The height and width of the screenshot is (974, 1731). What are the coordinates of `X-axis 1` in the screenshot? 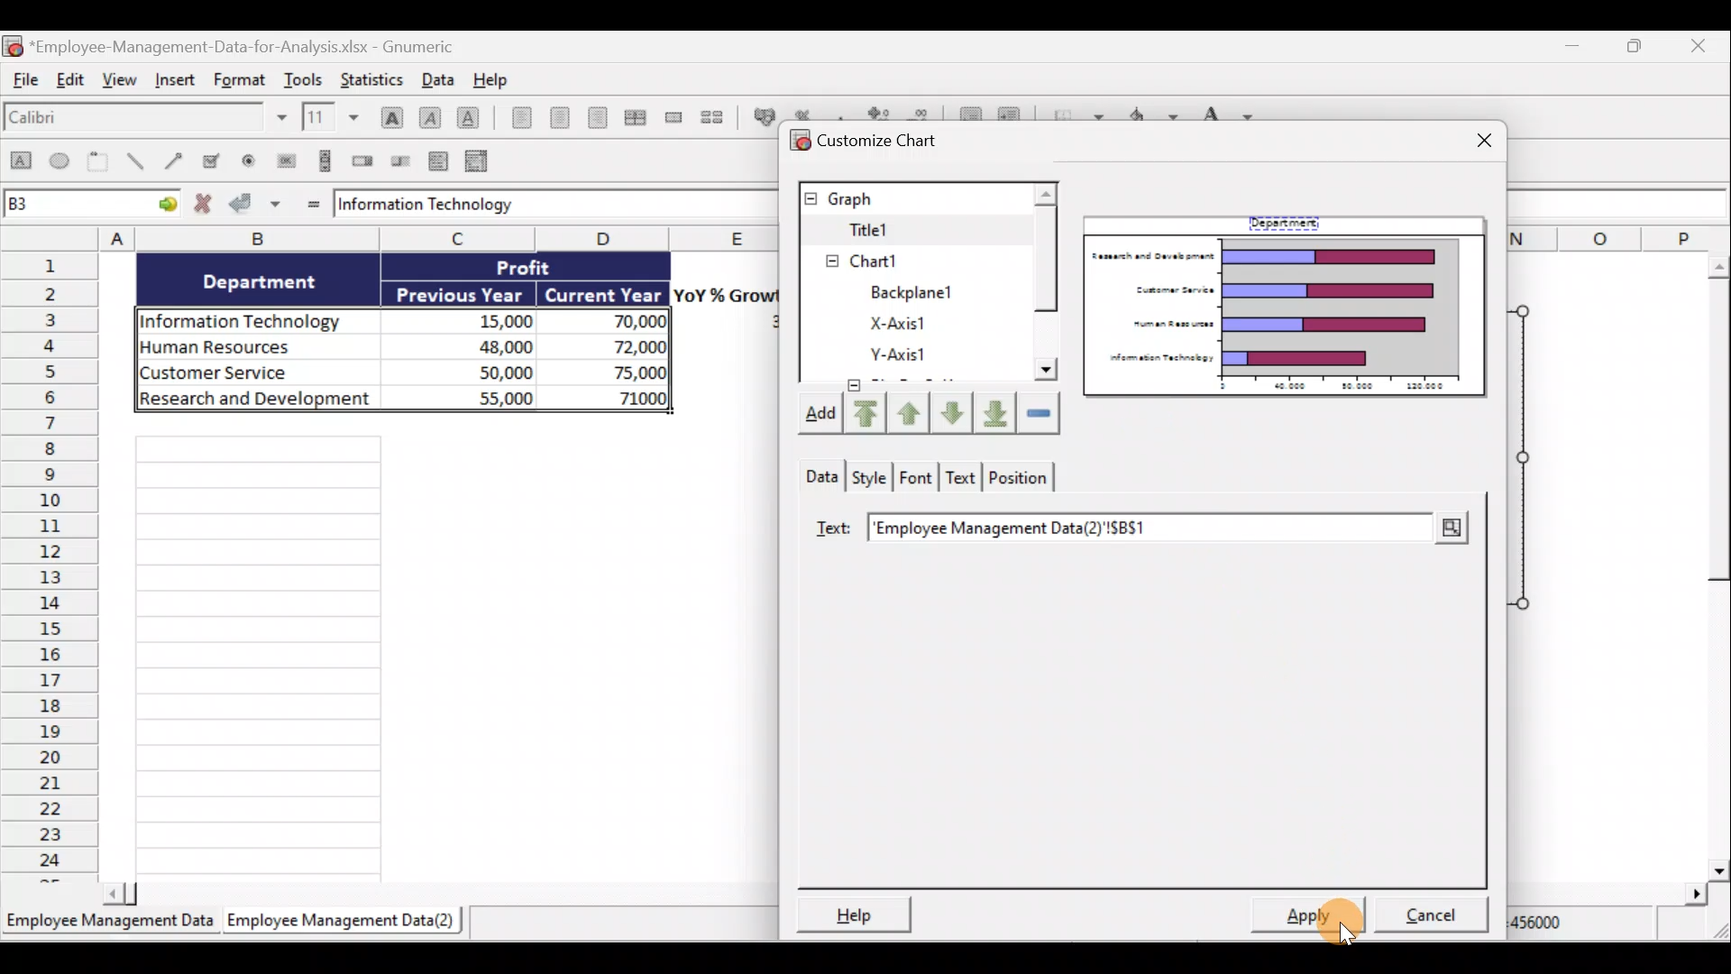 It's located at (930, 291).